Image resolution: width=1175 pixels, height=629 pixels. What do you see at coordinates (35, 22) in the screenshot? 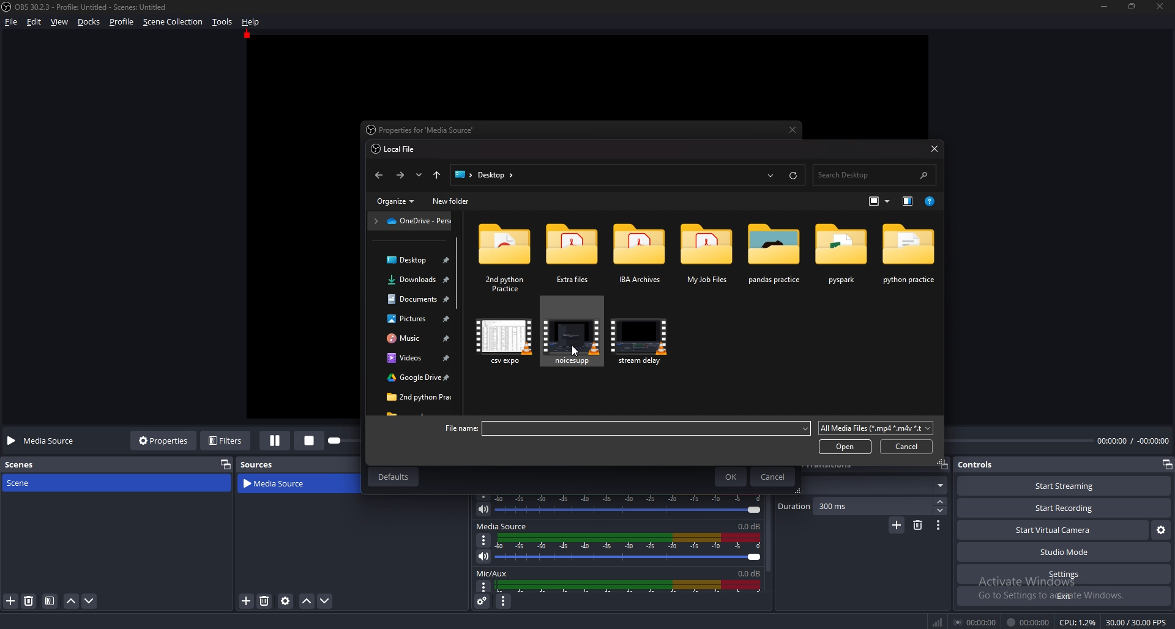
I see `Edit` at bounding box center [35, 22].